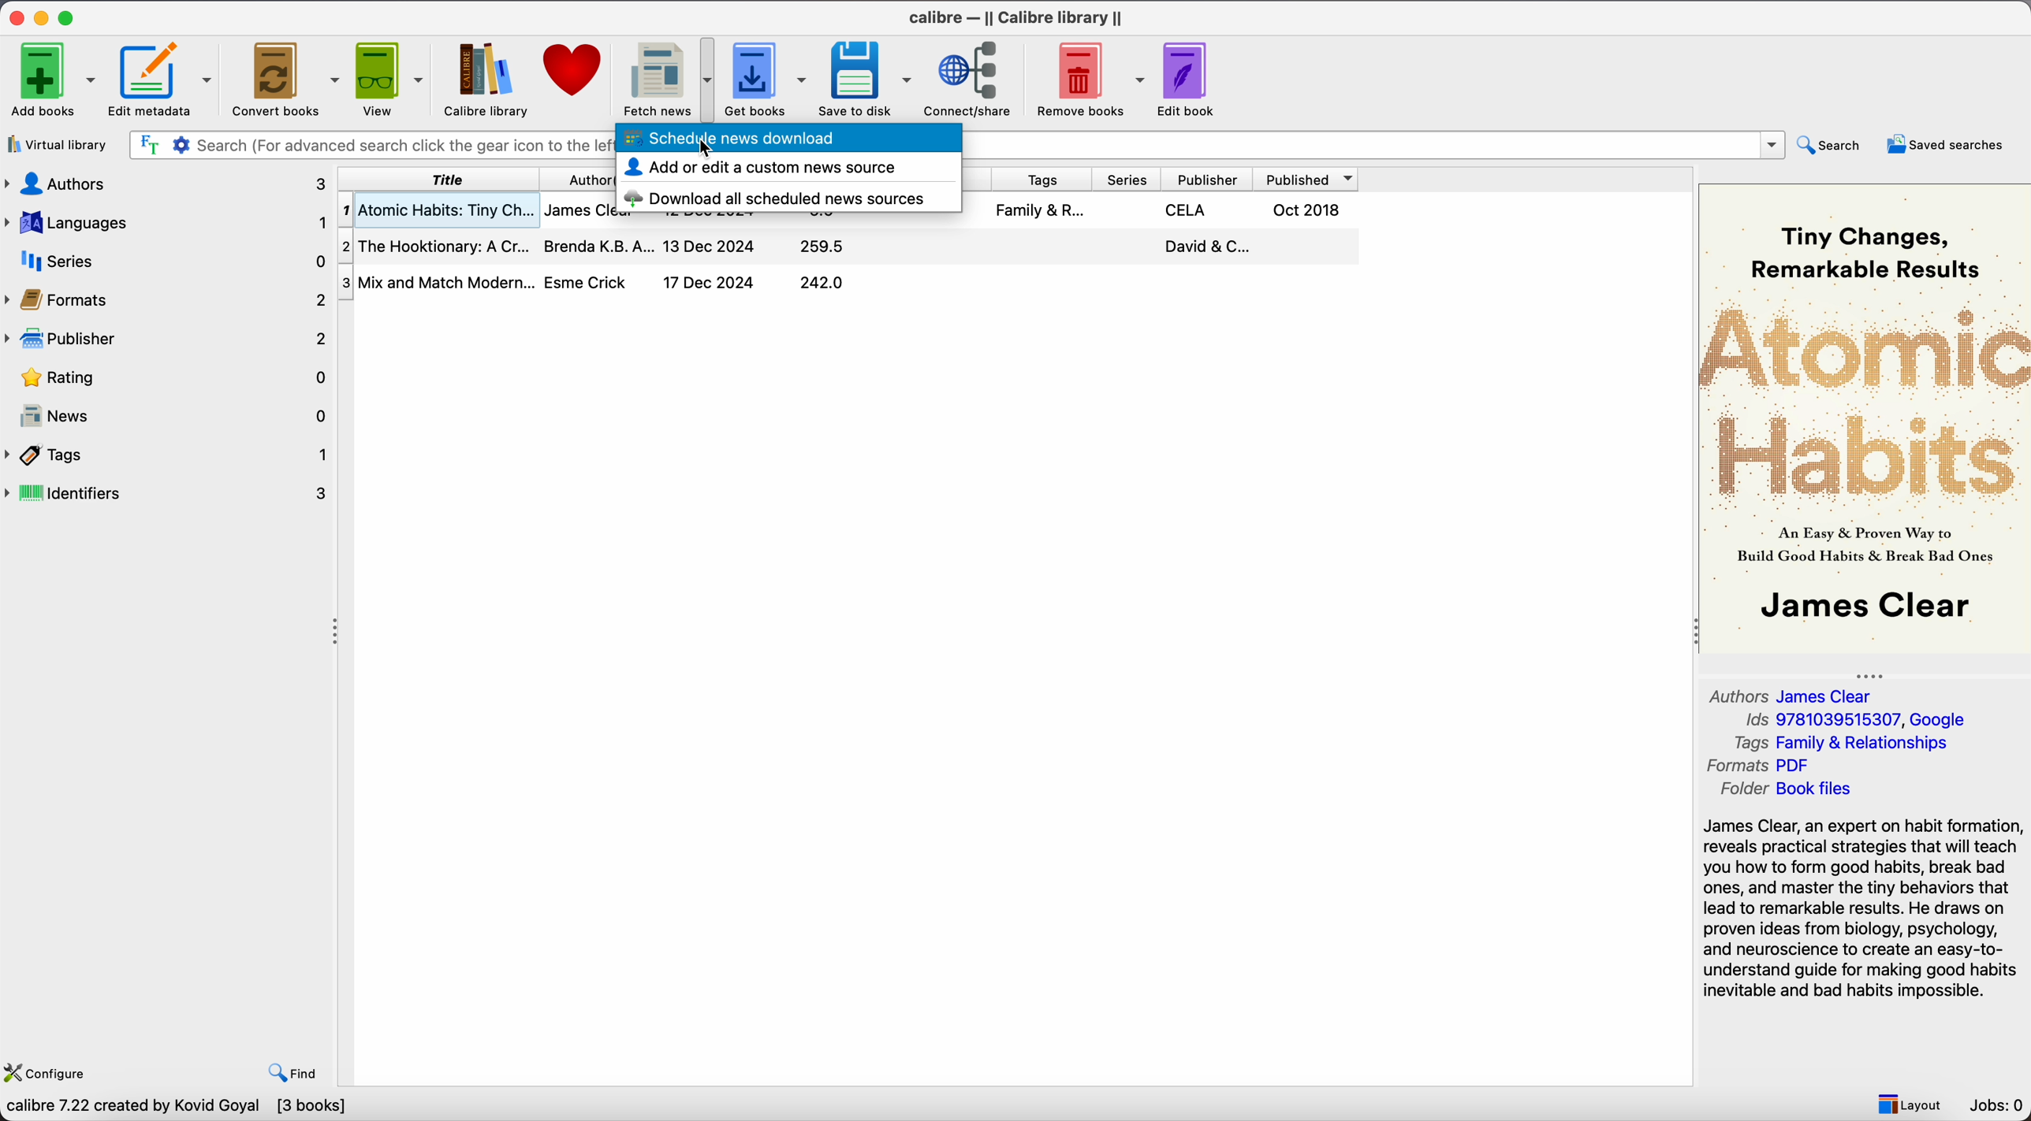 The image size is (2031, 1121). Describe the element at coordinates (1188, 77) in the screenshot. I see `edit book` at that location.